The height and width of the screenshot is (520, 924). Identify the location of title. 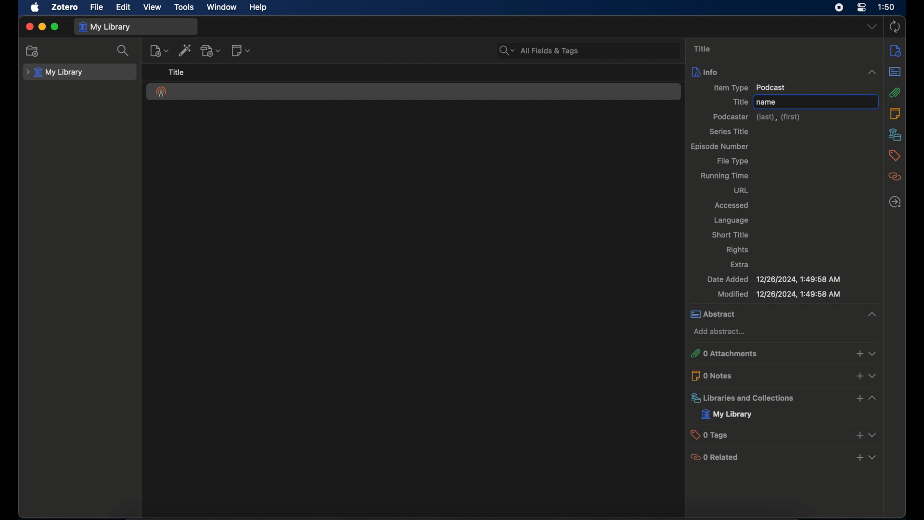
(704, 48).